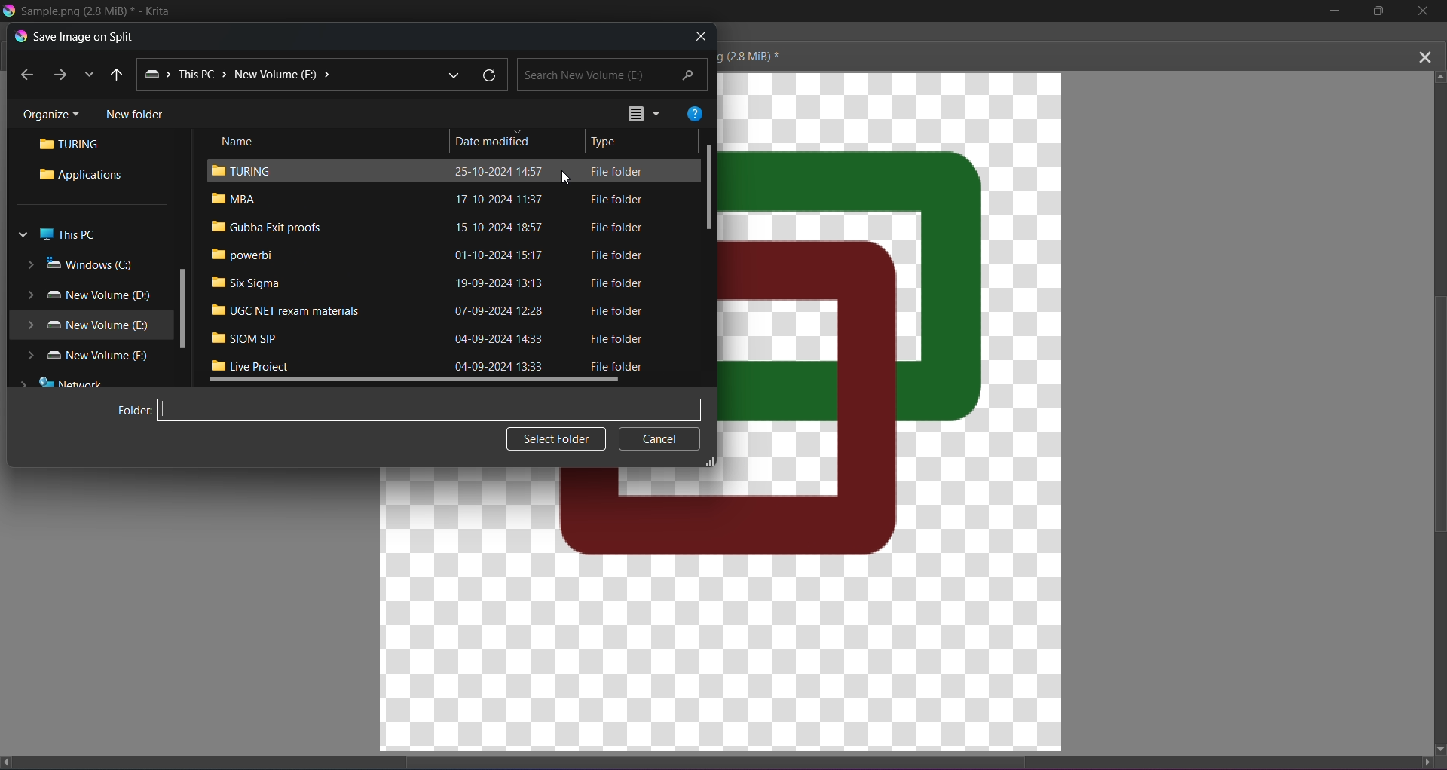 This screenshot has height=770, width=1447. Describe the element at coordinates (373, 171) in the screenshot. I see `Im TURING 25-10-2024 14:57 File folder` at that location.